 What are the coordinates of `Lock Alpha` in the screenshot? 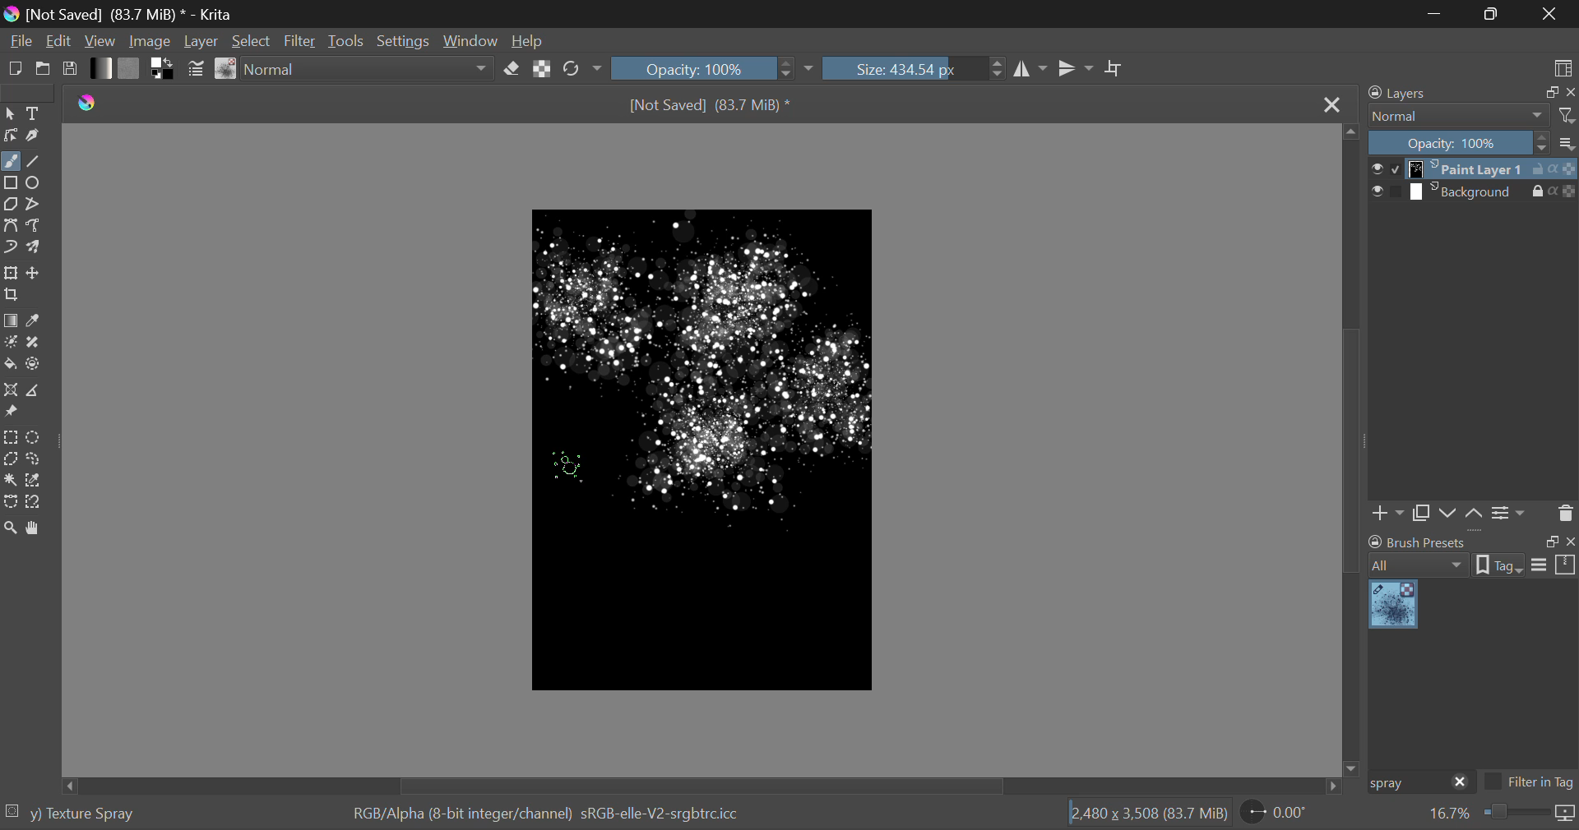 It's located at (543, 68).